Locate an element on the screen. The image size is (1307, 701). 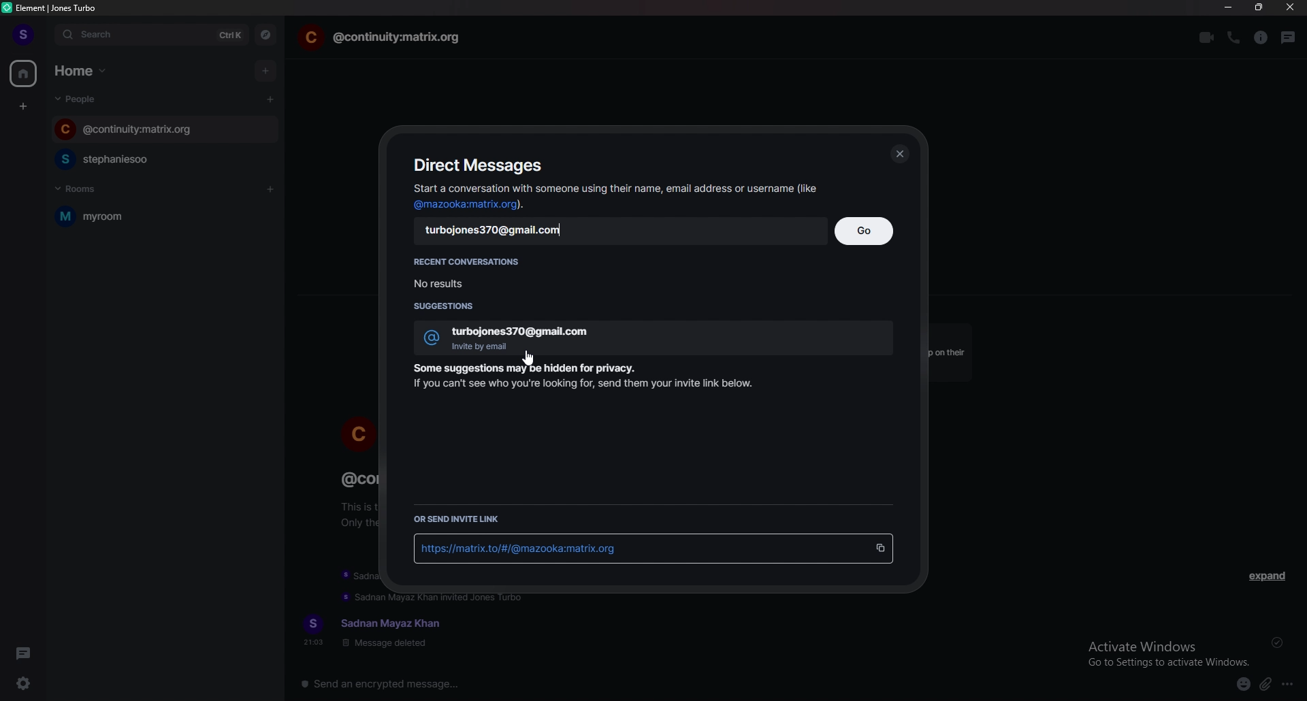
send invite link is located at coordinates (457, 519).